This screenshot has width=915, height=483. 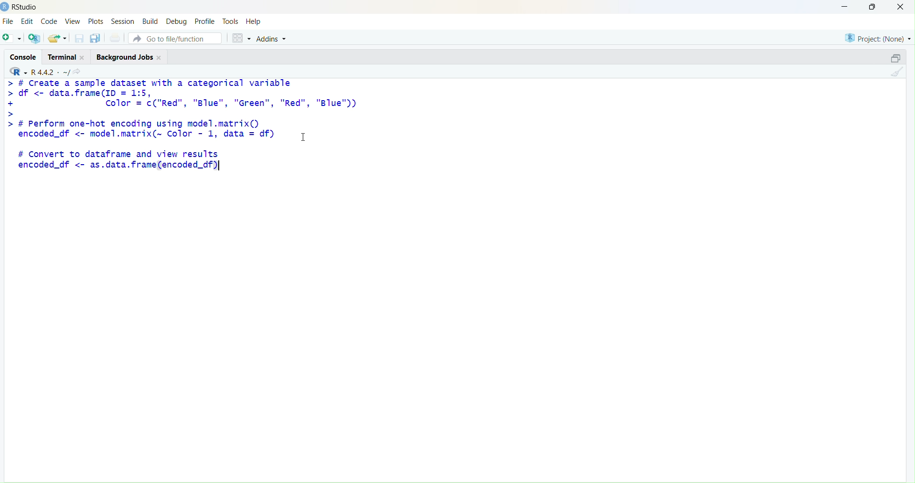 What do you see at coordinates (126, 58) in the screenshot?
I see `background jobs` at bounding box center [126, 58].